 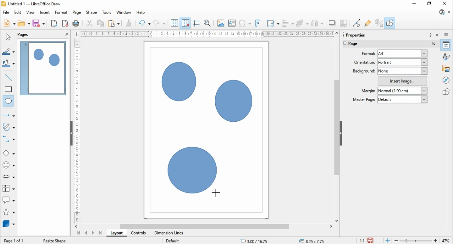 I want to click on minimize, so click(x=415, y=4).